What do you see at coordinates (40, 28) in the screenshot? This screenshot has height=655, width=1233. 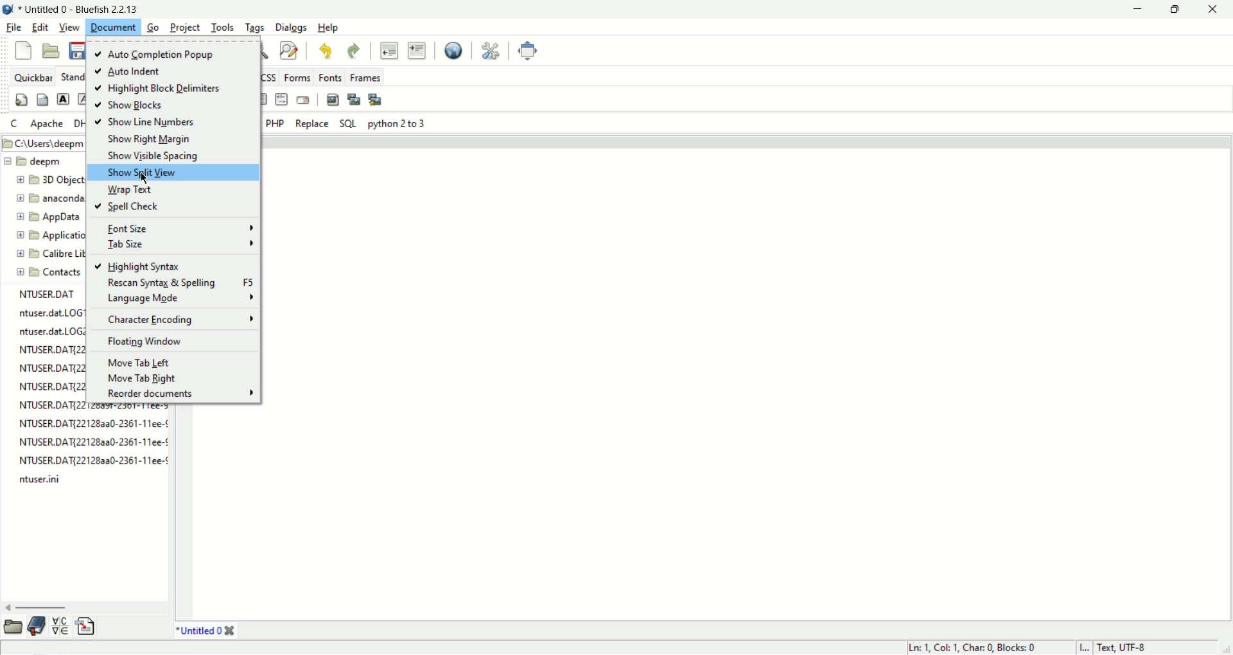 I see `edit` at bounding box center [40, 28].